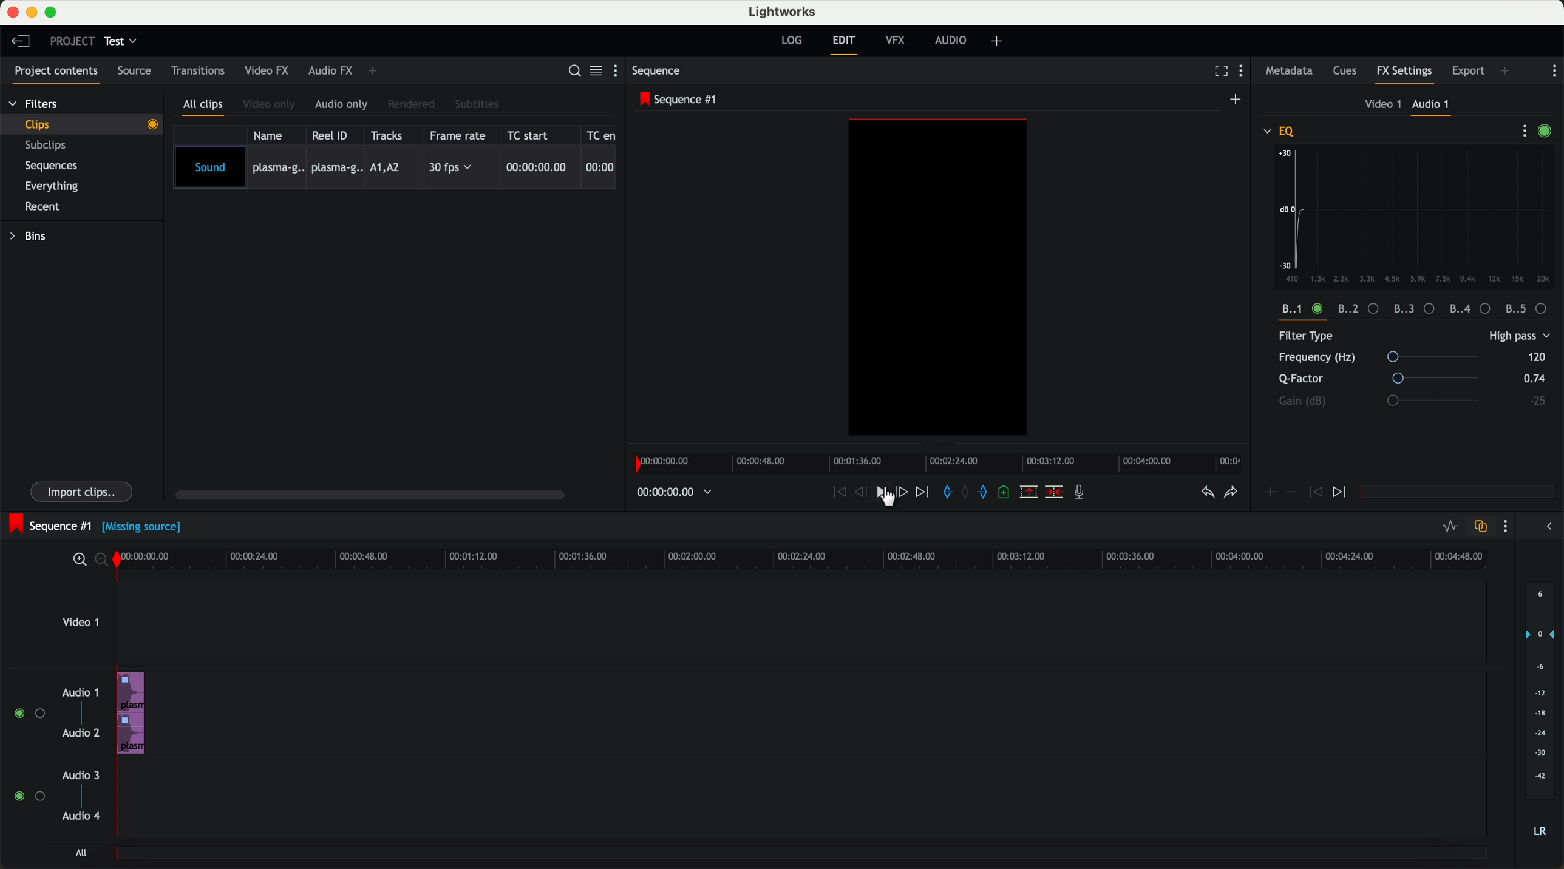 This screenshot has height=869, width=1564. I want to click on add keyframe at the current position, so click(1271, 493).